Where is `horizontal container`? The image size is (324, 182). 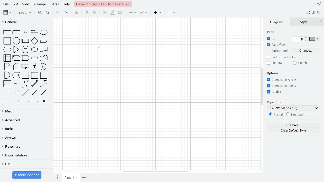
horizontal container is located at coordinates (44, 75).